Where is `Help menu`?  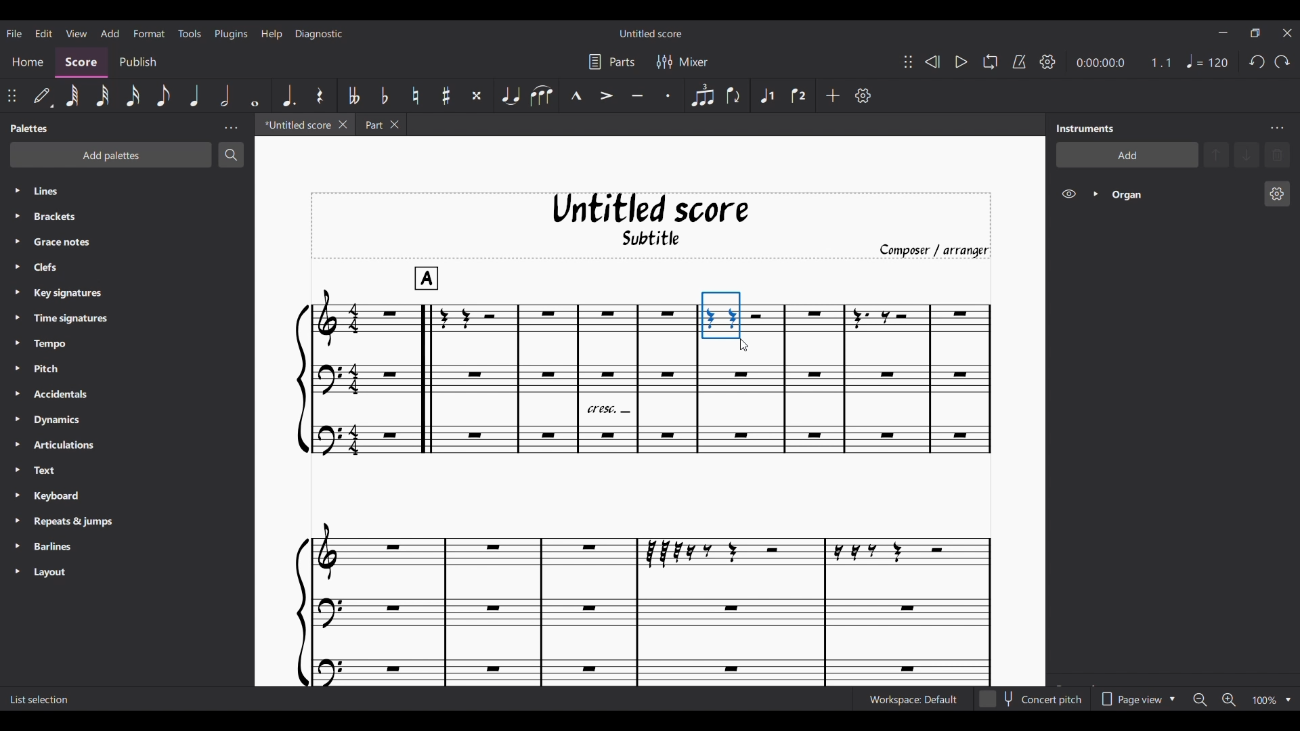 Help menu is located at coordinates (271, 34).